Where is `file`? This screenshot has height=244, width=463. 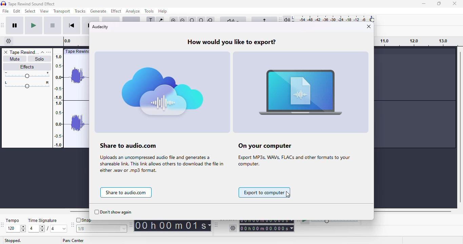
file is located at coordinates (6, 11).